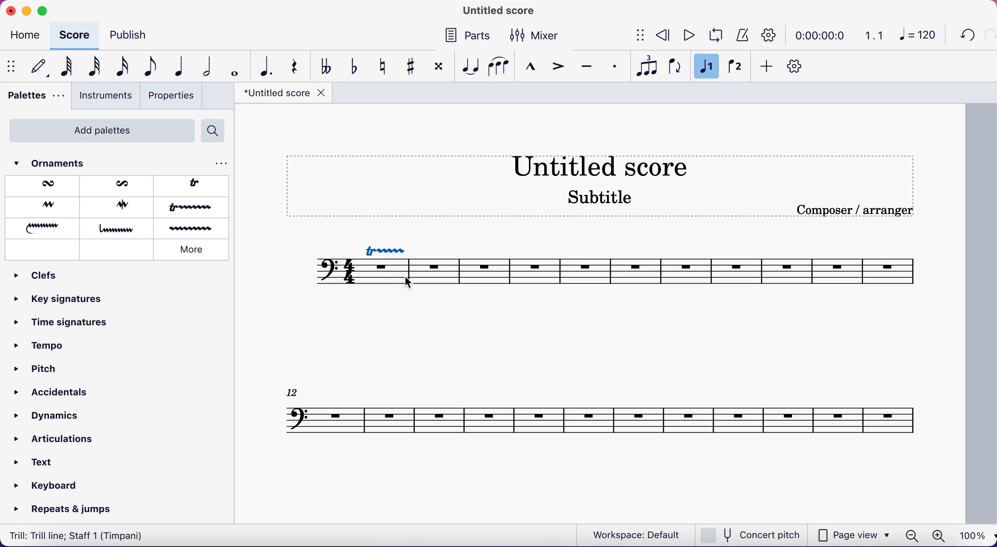  What do you see at coordinates (823, 35) in the screenshot?
I see `time` at bounding box center [823, 35].